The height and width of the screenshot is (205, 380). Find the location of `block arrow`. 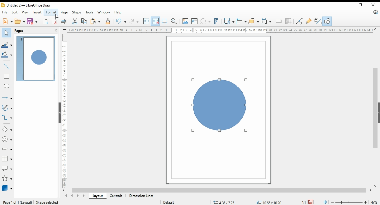

block arrow is located at coordinates (7, 150).